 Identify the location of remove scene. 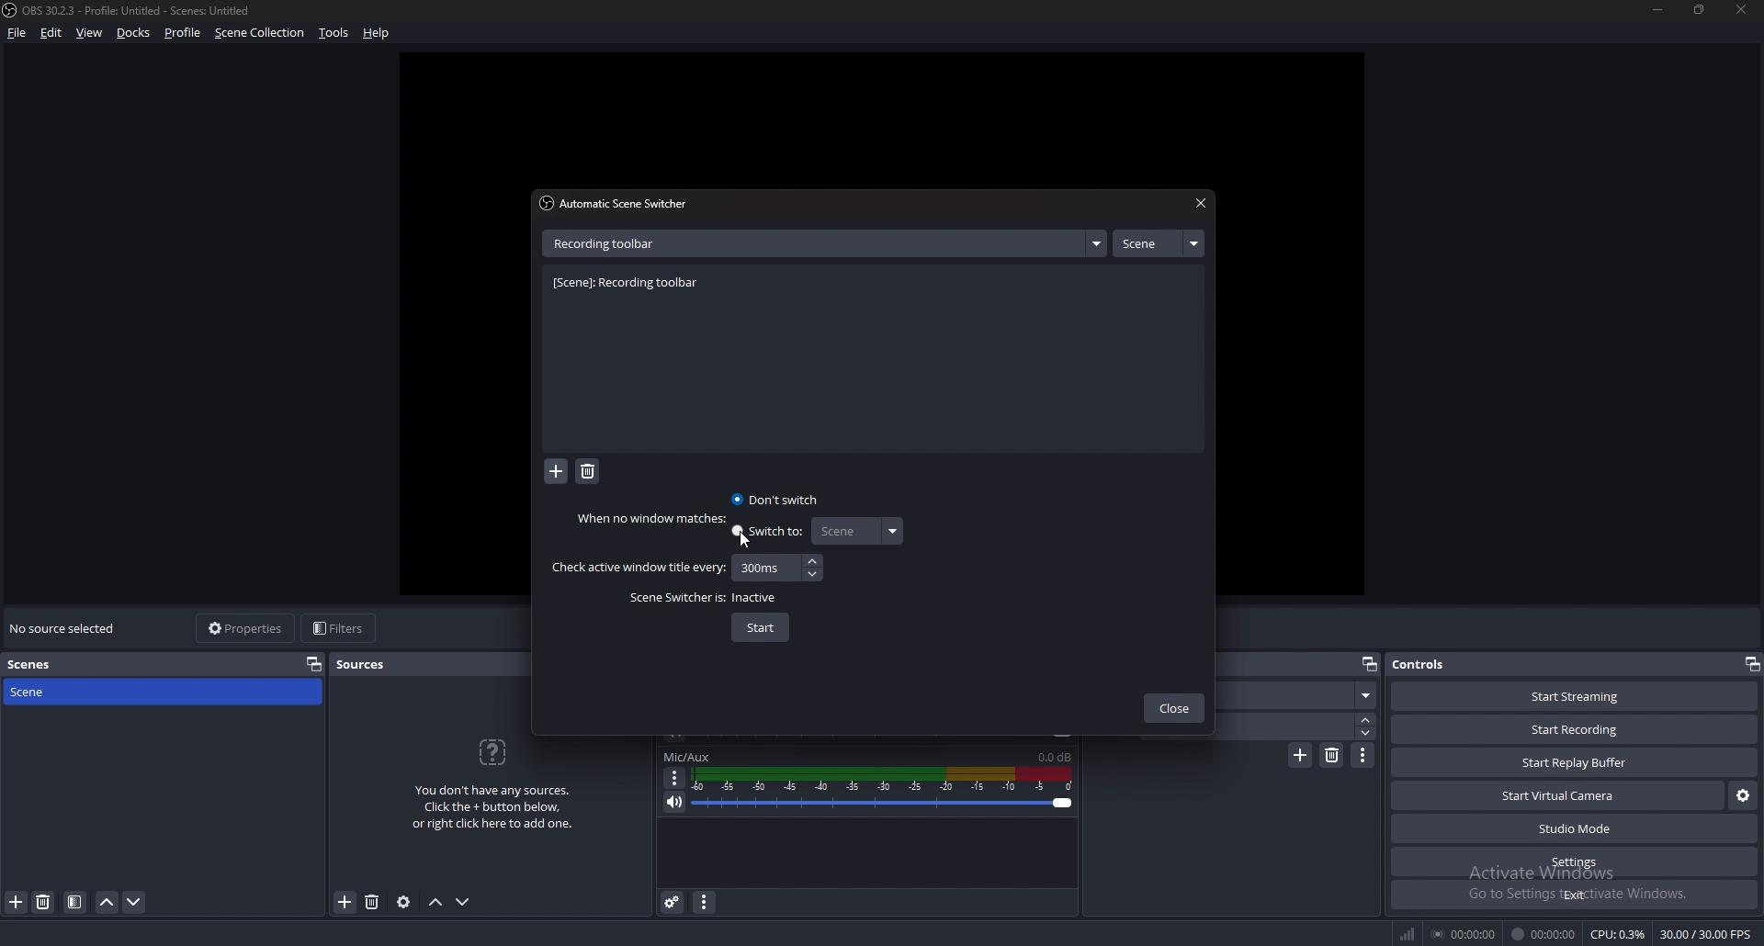
(43, 902).